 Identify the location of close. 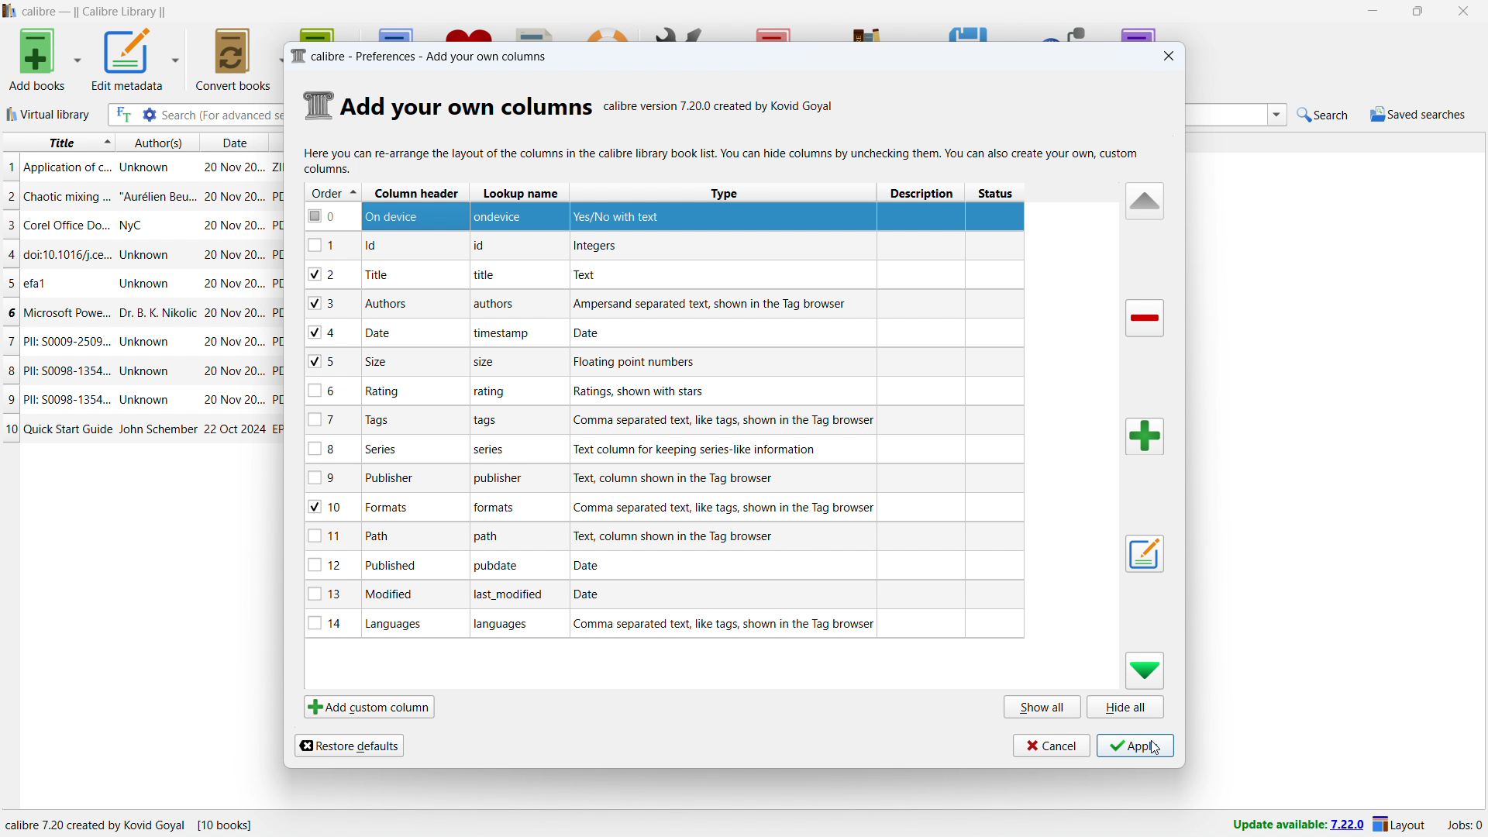
(1464, 12).